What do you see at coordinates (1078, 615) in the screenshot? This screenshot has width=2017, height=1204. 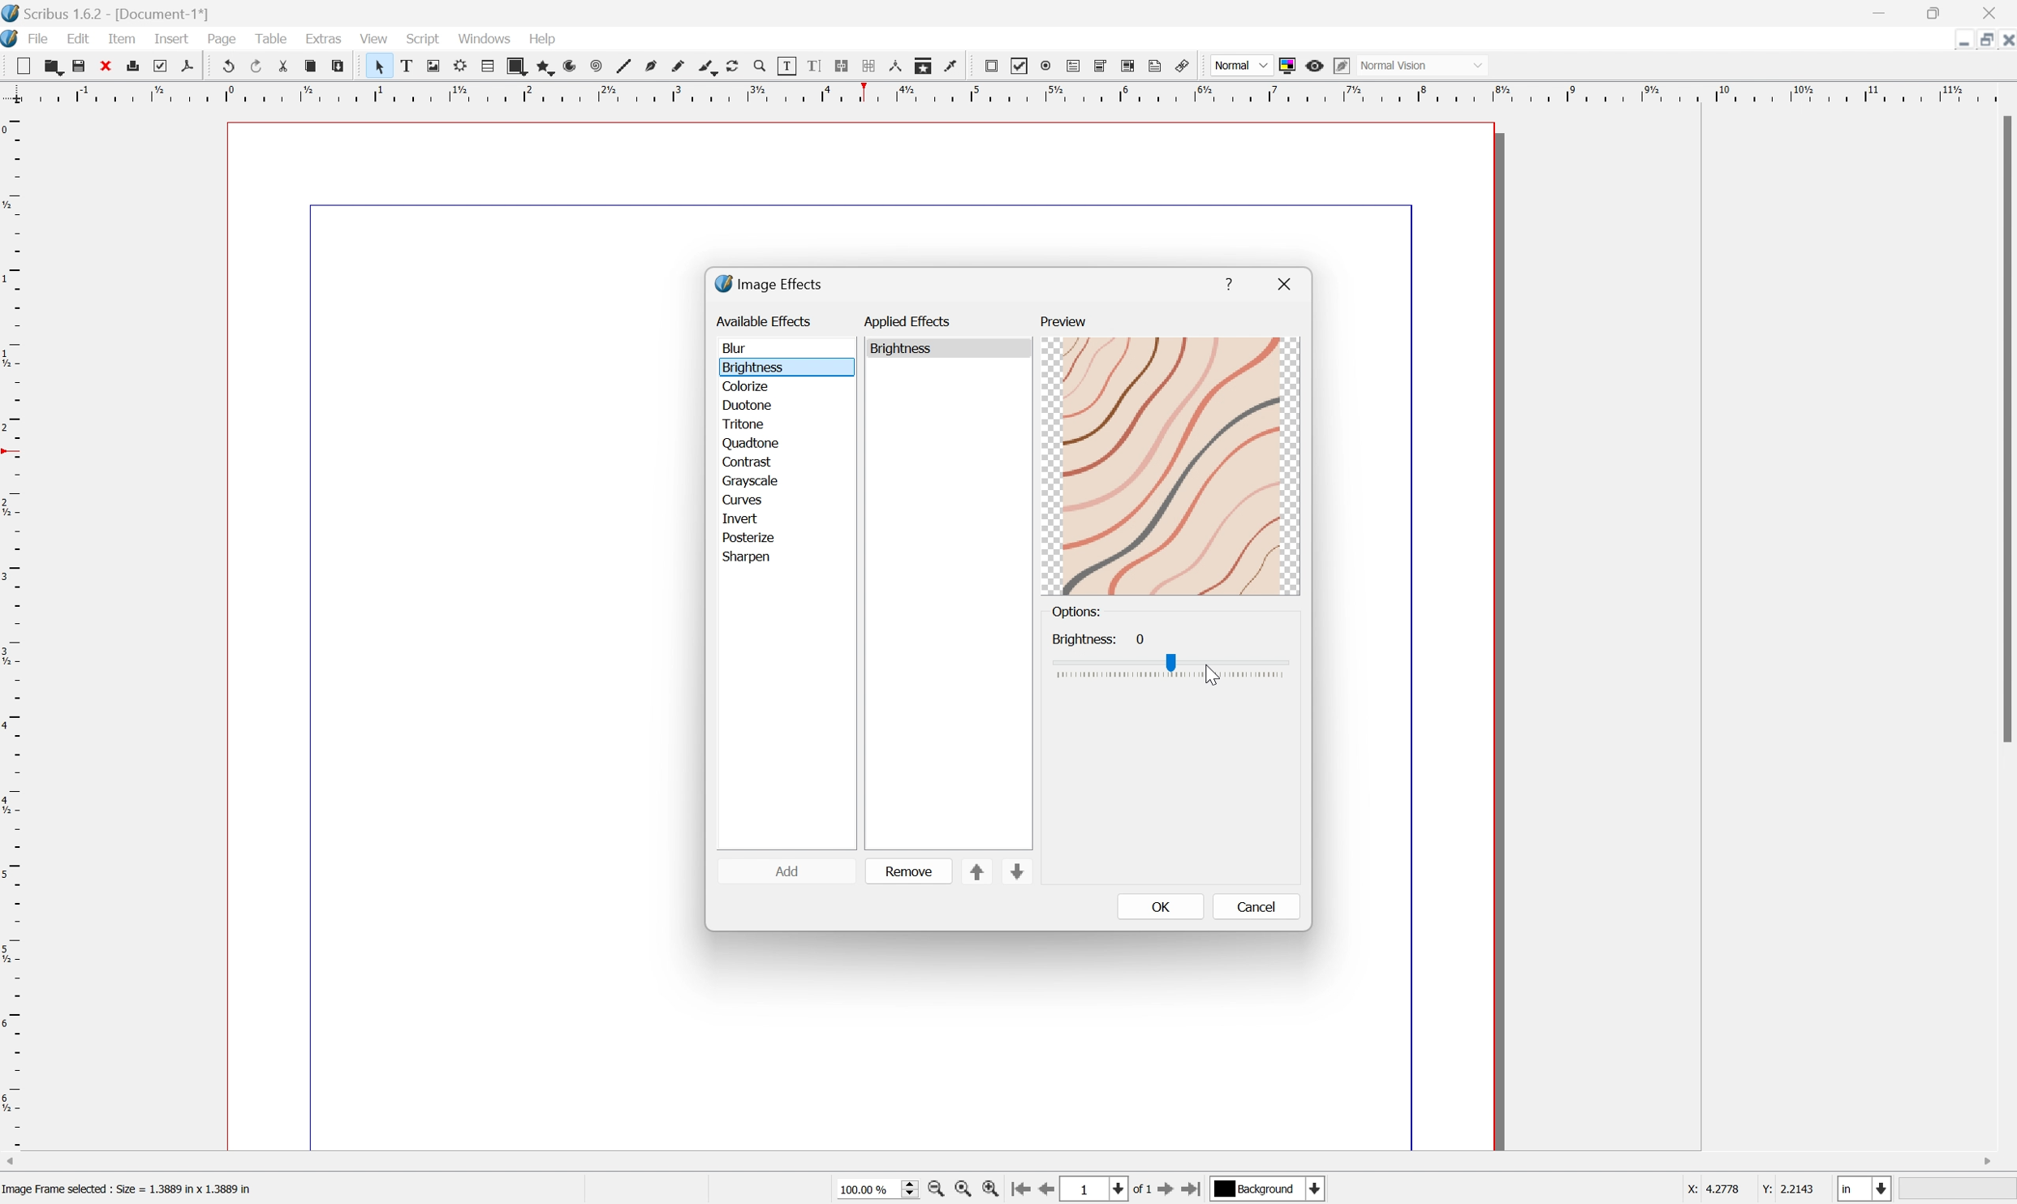 I see `options:` at bounding box center [1078, 615].